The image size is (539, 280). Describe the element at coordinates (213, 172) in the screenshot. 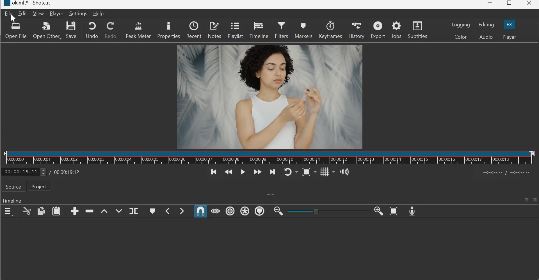

I see `Skip to the previous point` at that location.